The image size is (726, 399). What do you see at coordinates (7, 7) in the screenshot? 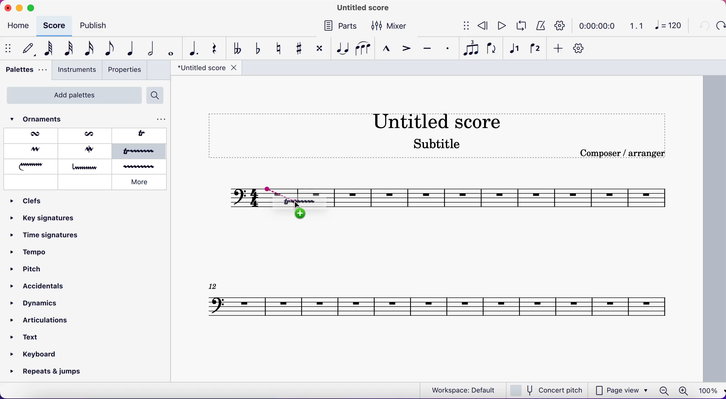
I see `close` at bounding box center [7, 7].